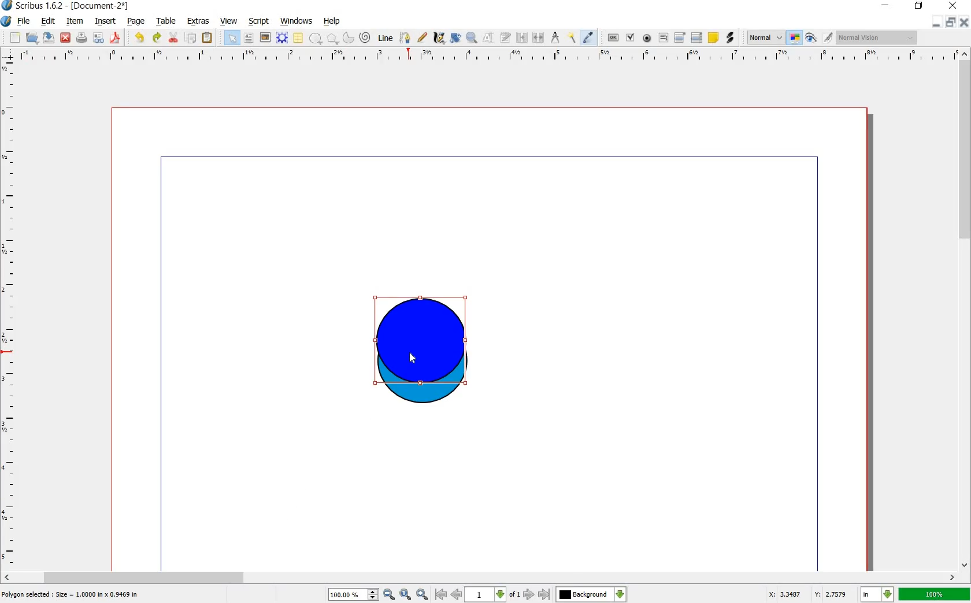 This screenshot has height=603, width=971. I want to click on system logo, so click(6, 21).